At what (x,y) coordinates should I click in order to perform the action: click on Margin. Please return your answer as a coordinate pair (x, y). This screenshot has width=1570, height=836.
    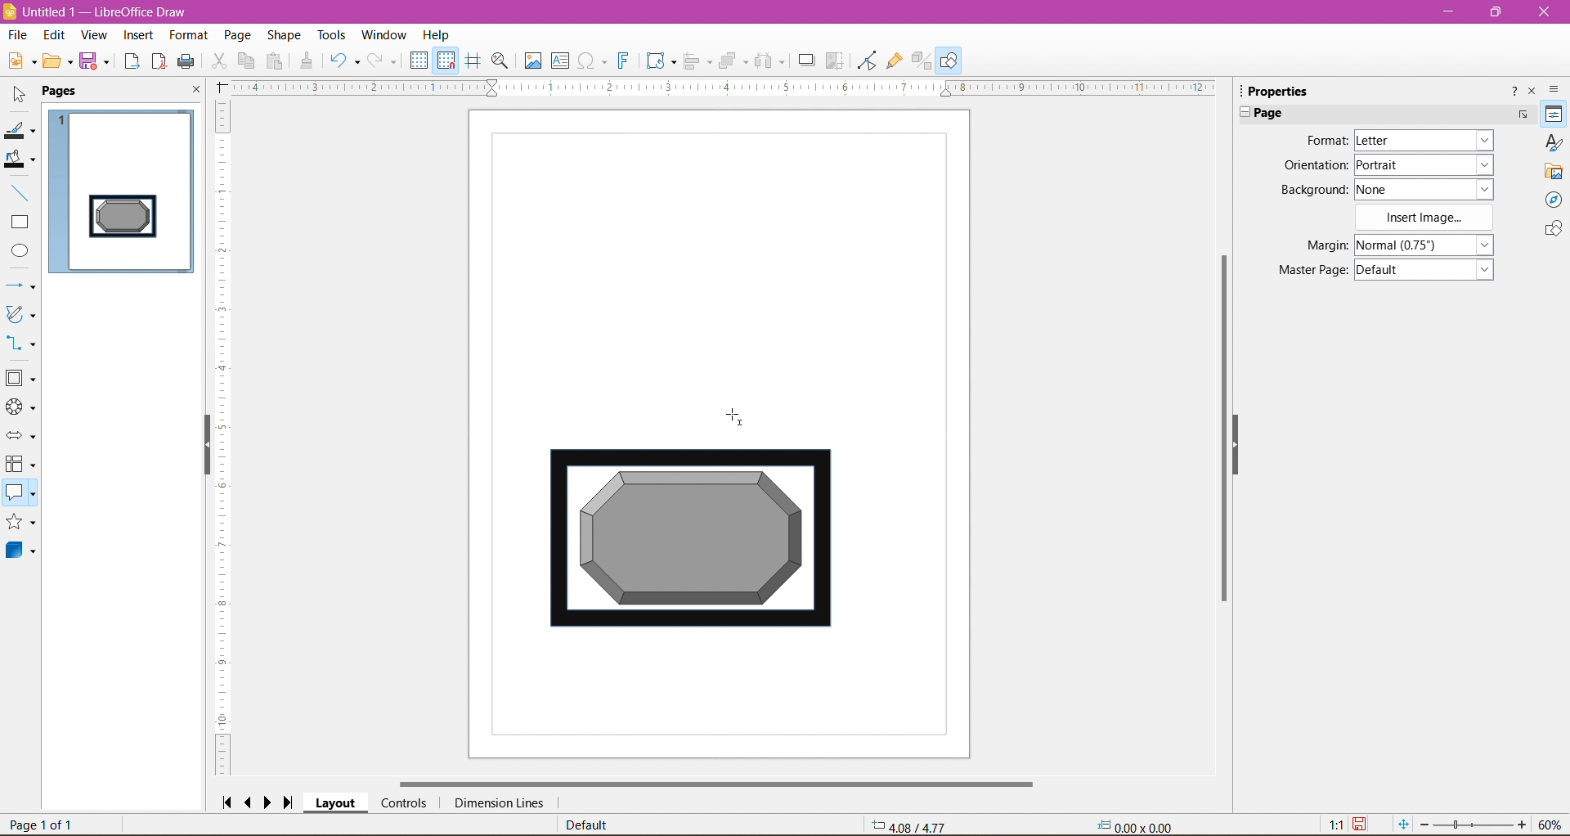
    Looking at the image, I should click on (1311, 245).